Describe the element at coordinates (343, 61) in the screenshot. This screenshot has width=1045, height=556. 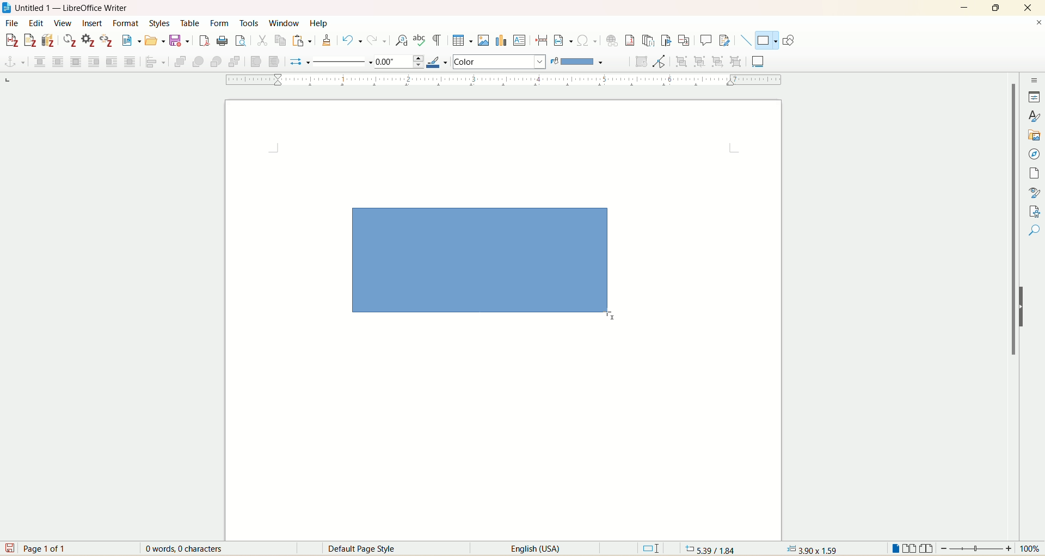
I see `line style` at that location.